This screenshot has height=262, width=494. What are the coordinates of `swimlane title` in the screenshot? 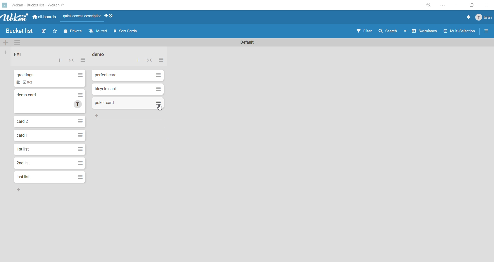 It's located at (247, 42).